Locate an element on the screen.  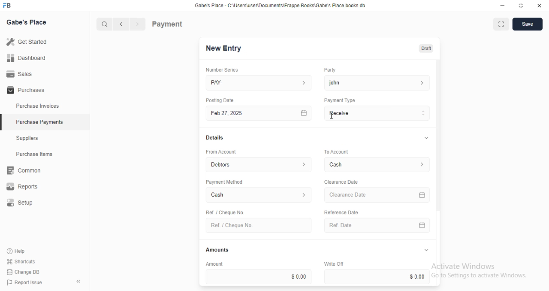
Report Issue is located at coordinates (22, 282).